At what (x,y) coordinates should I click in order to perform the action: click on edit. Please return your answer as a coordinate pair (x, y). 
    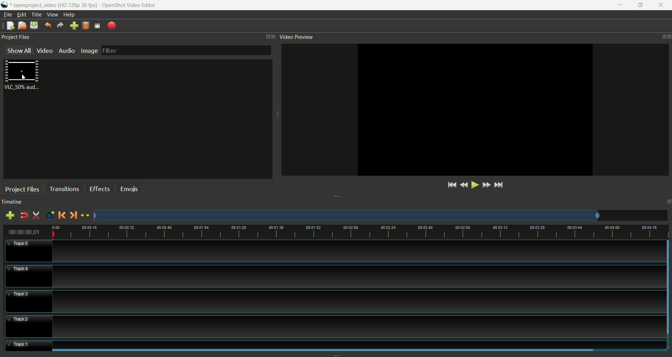
    Looking at the image, I should click on (21, 14).